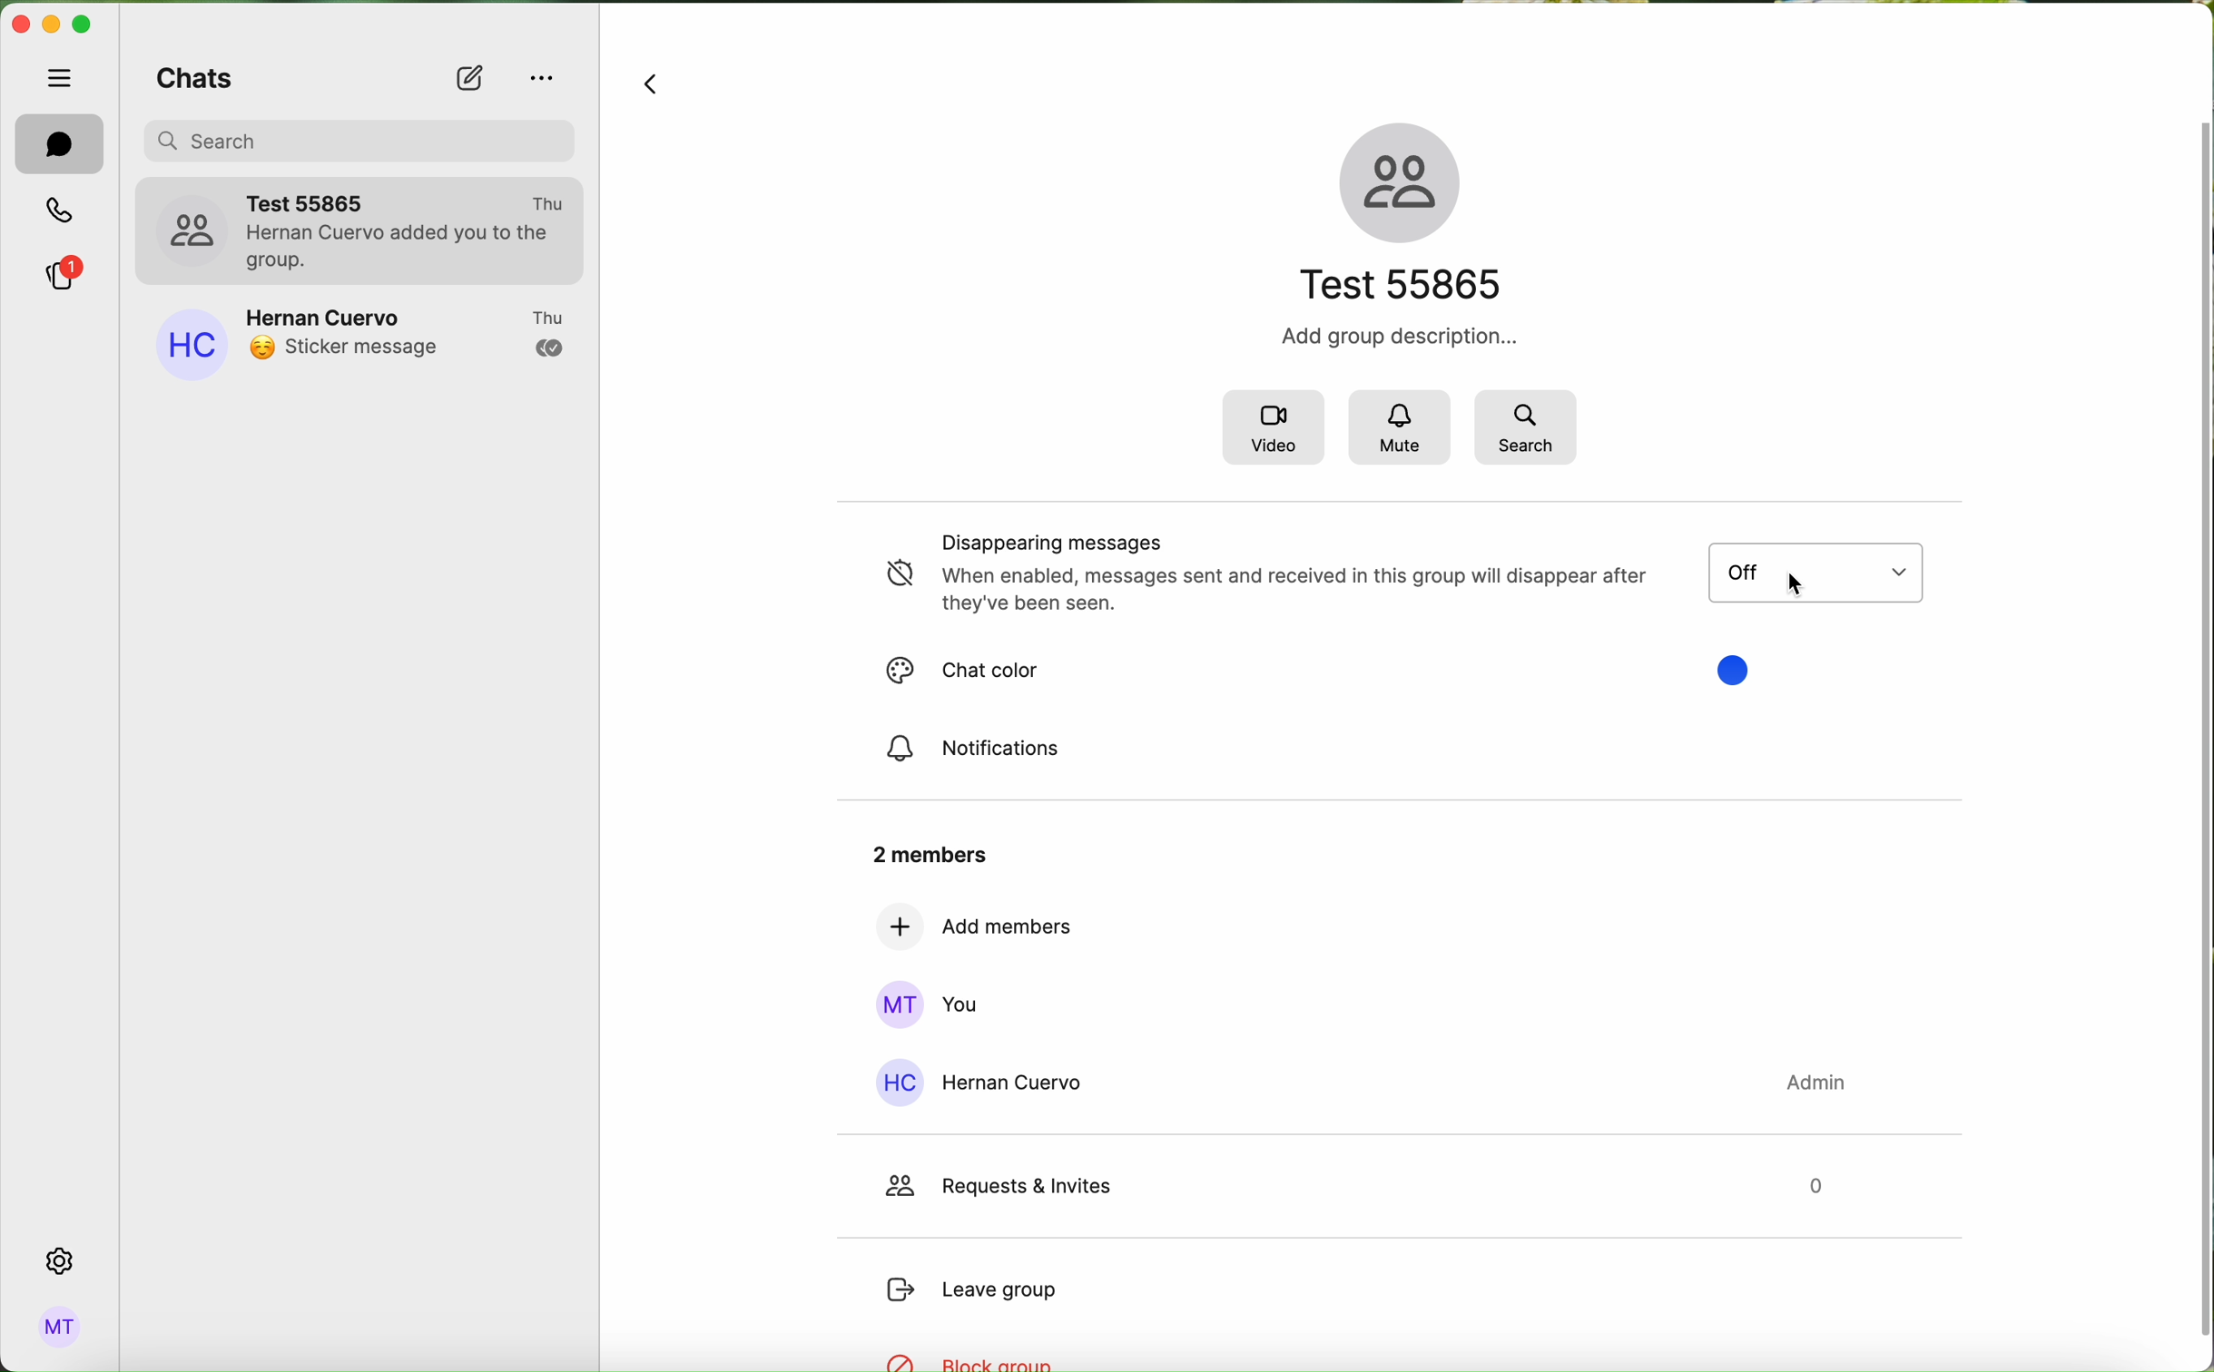  Describe the element at coordinates (539, 80) in the screenshot. I see `options` at that location.